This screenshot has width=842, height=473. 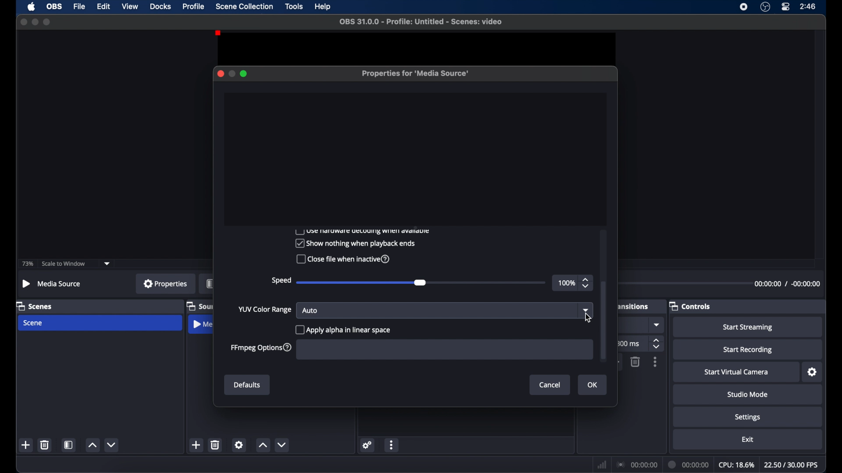 What do you see at coordinates (602, 465) in the screenshot?
I see `network` at bounding box center [602, 465].